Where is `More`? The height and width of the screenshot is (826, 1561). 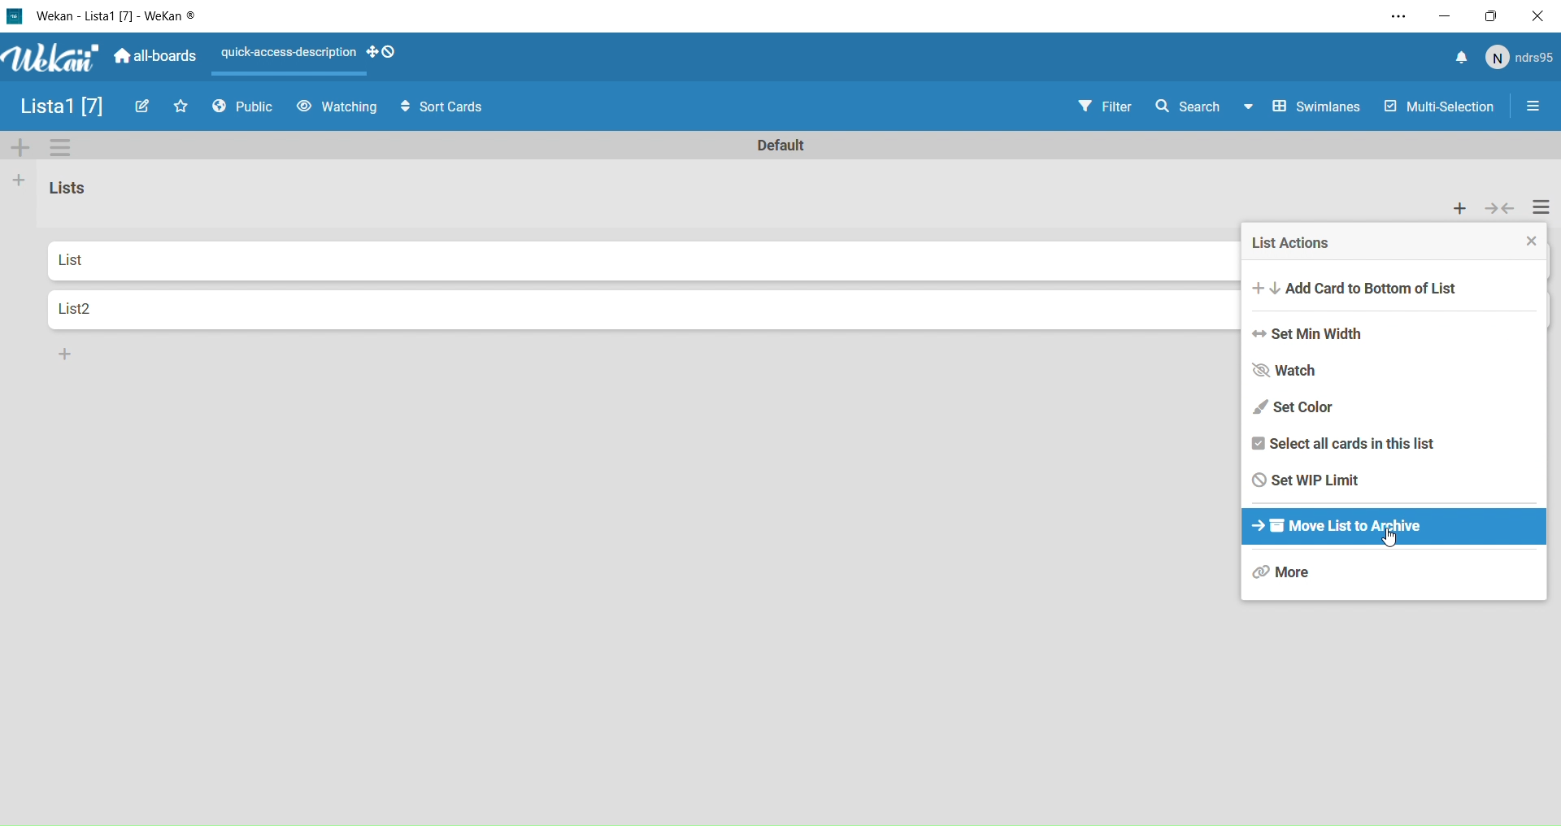
More is located at coordinates (1281, 573).